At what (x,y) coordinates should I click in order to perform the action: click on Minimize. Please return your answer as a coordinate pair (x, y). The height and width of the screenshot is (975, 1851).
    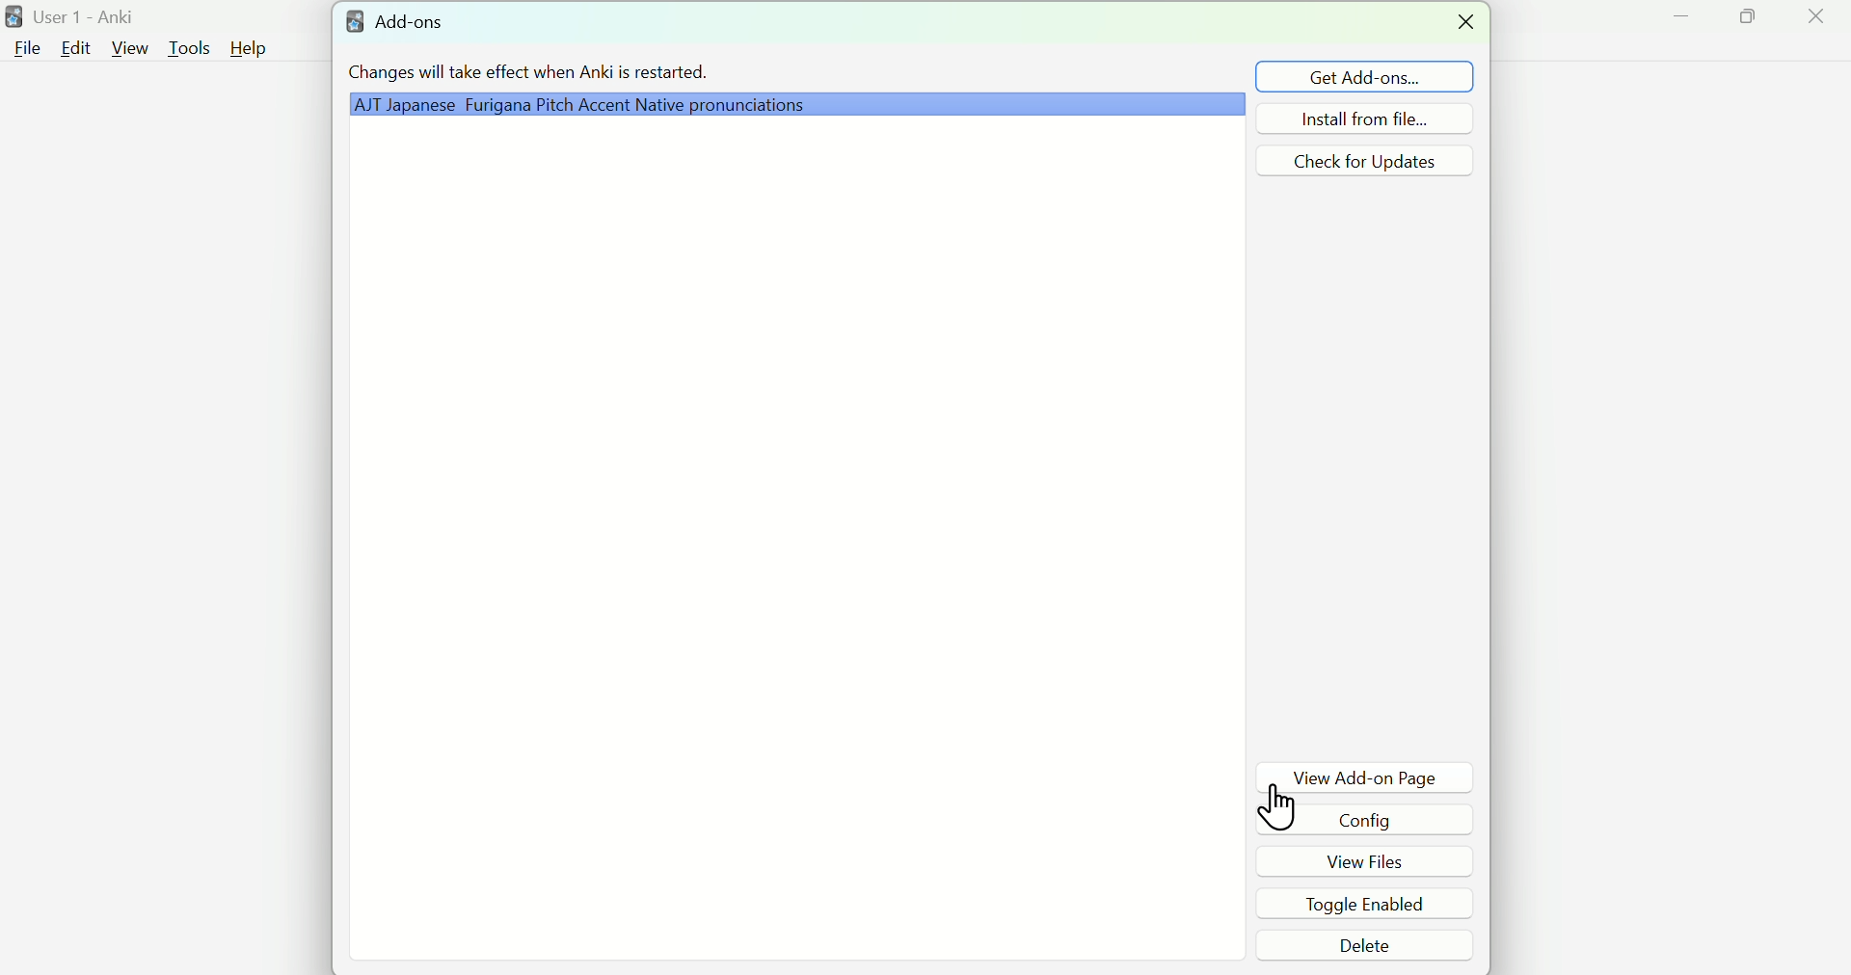
    Looking at the image, I should click on (1690, 26).